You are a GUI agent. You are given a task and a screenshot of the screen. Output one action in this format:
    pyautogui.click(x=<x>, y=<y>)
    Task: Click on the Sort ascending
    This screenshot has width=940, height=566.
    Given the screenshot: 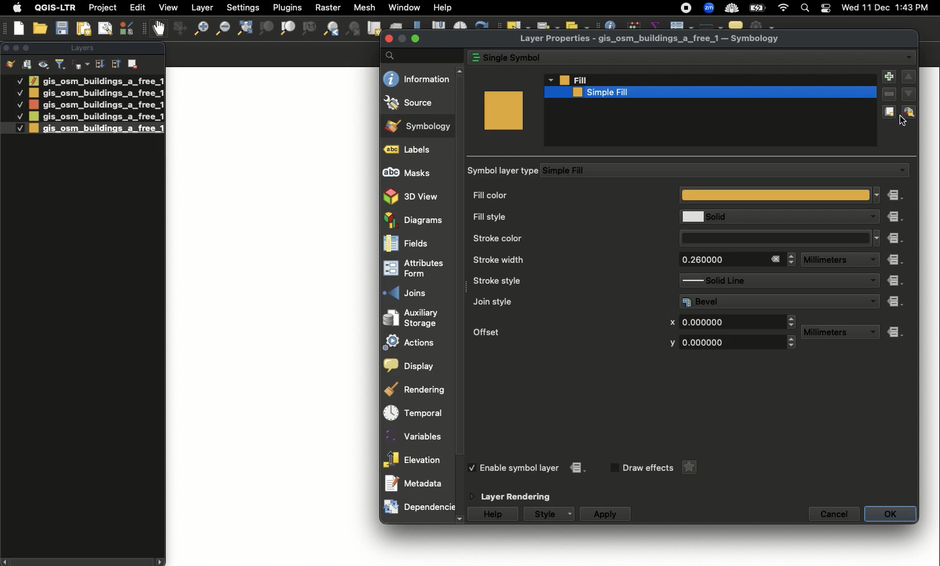 What is the action you would take?
    pyautogui.click(x=115, y=63)
    